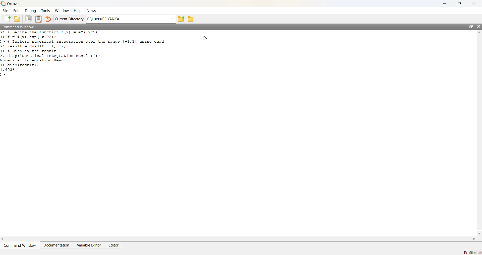  What do you see at coordinates (30, 11) in the screenshot?
I see `Debug` at bounding box center [30, 11].